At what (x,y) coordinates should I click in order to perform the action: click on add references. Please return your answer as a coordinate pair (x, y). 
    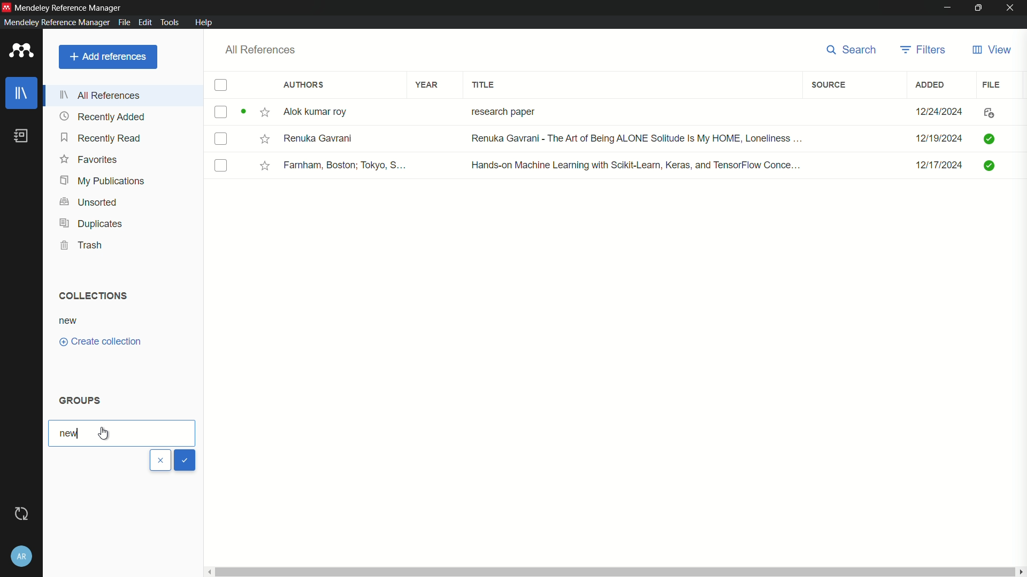
    Looking at the image, I should click on (108, 57).